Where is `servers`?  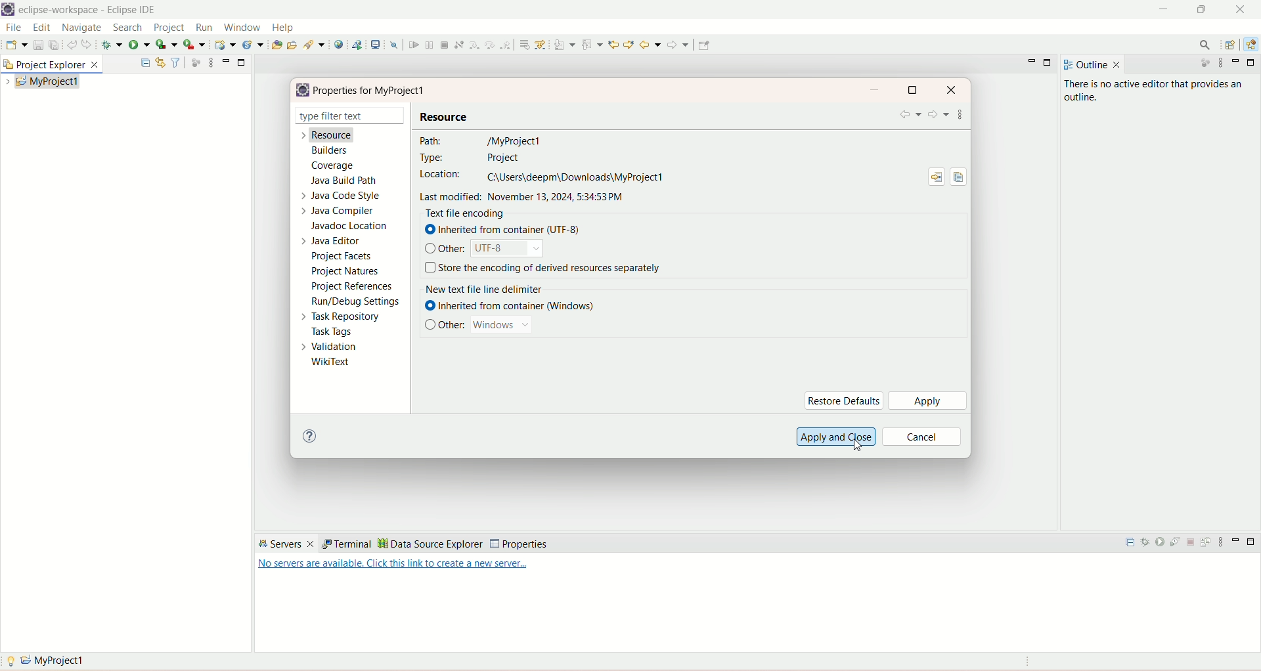 servers is located at coordinates (286, 544).